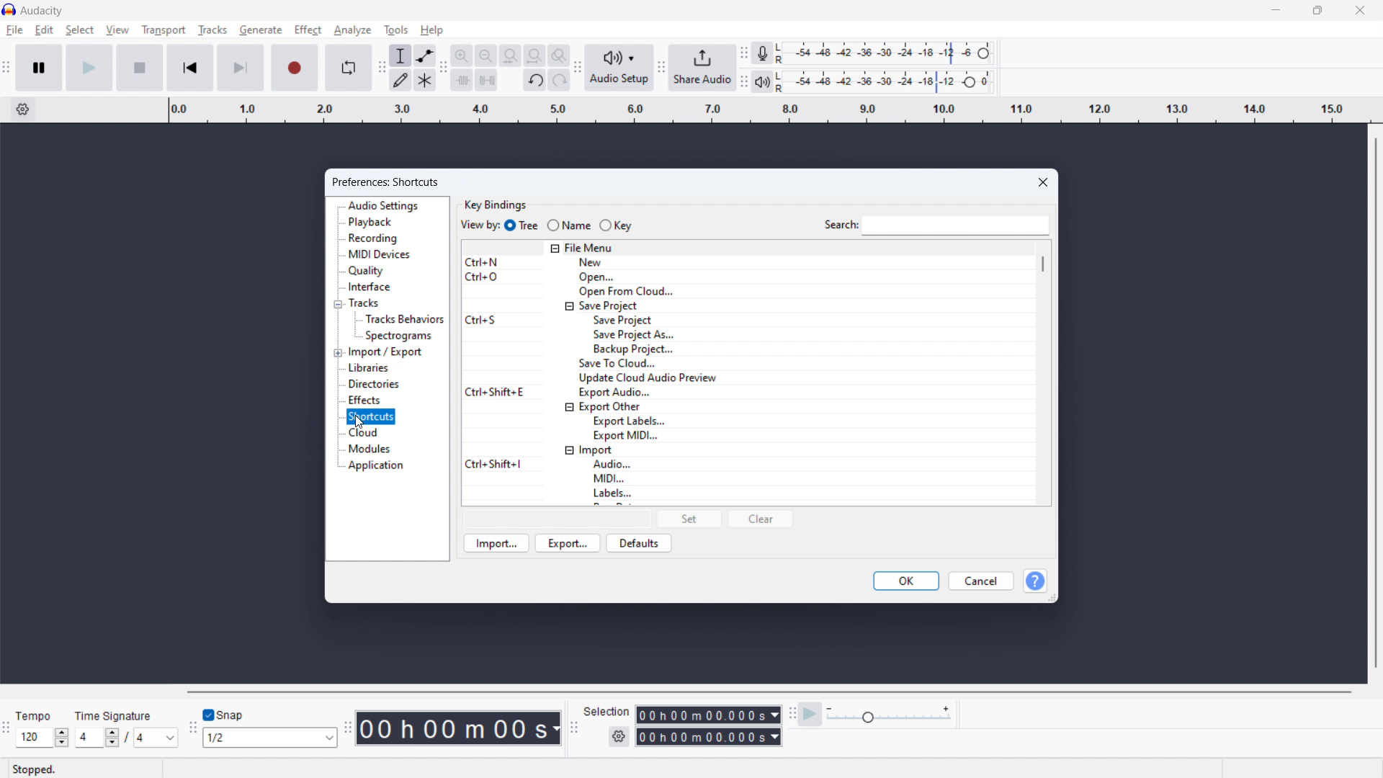 This screenshot has width=1383, height=778. I want to click on directories, so click(377, 384).